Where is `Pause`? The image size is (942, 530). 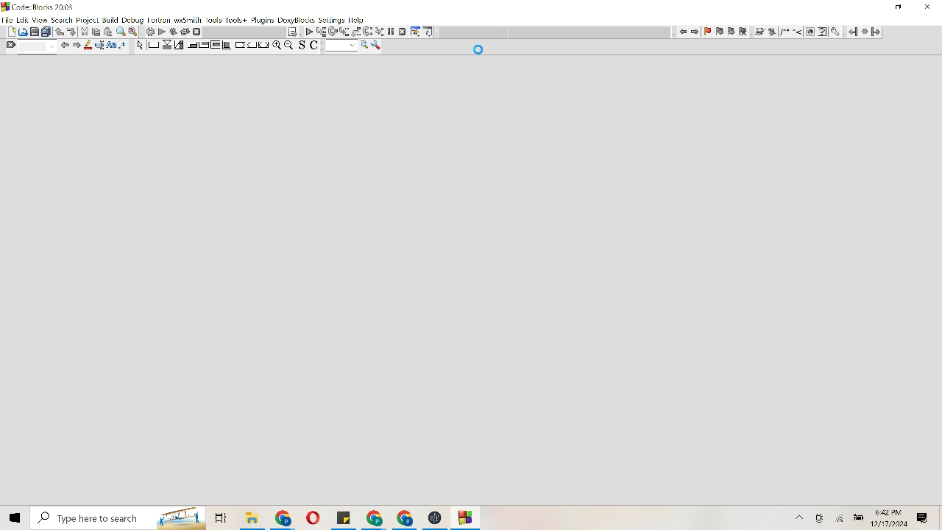
Pause is located at coordinates (390, 32).